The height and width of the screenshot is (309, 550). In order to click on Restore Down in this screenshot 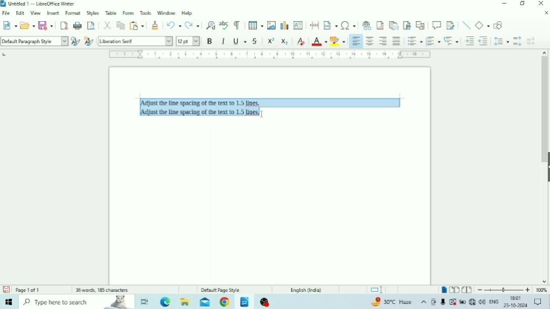, I will do `click(522, 4)`.